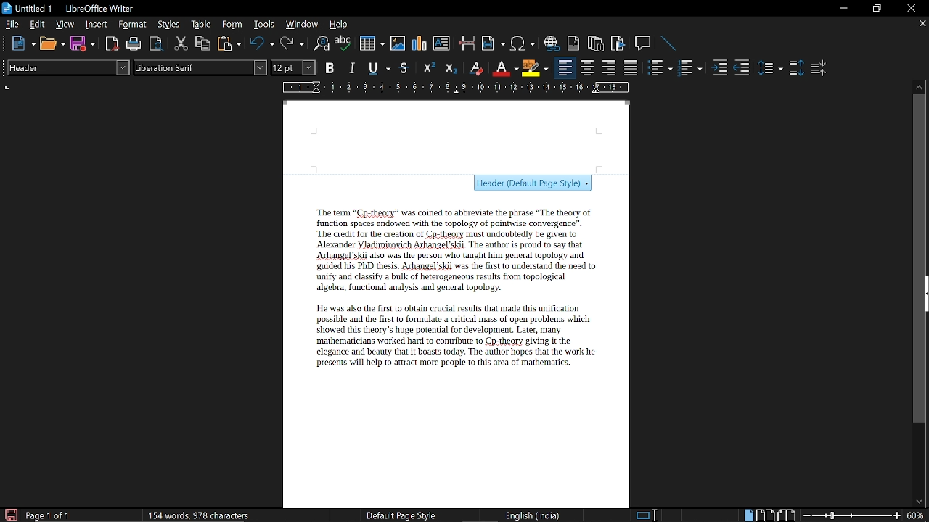  What do you see at coordinates (228, 43) in the screenshot?
I see `Paste` at bounding box center [228, 43].